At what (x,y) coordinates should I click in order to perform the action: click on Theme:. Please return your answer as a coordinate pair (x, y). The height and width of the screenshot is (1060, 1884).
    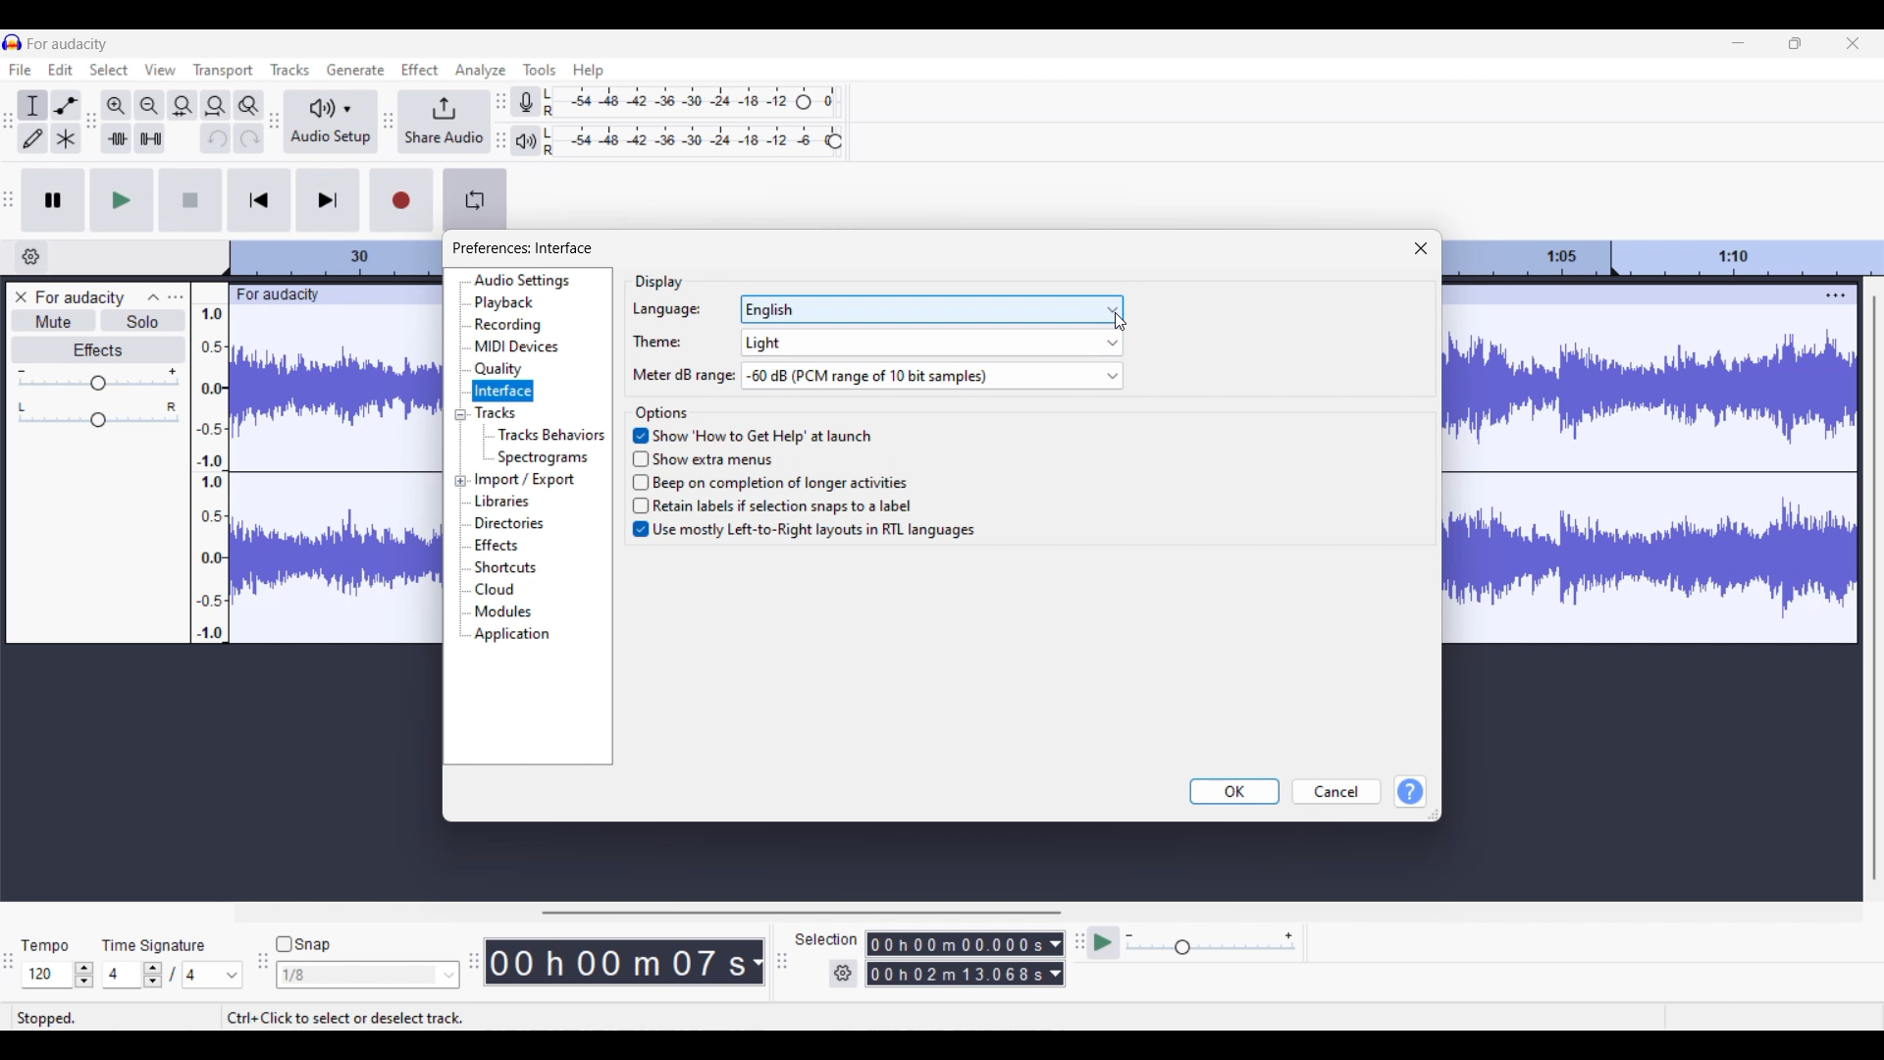
    Looking at the image, I should click on (657, 342).